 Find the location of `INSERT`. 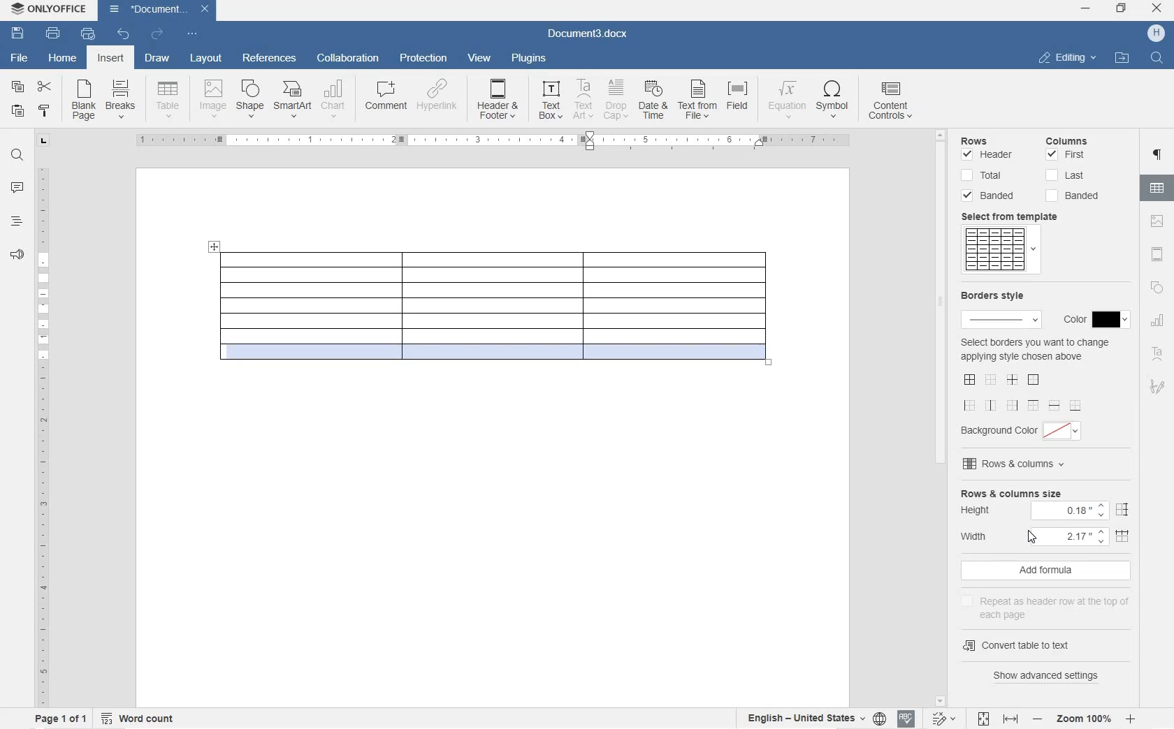

INSERT is located at coordinates (110, 58).